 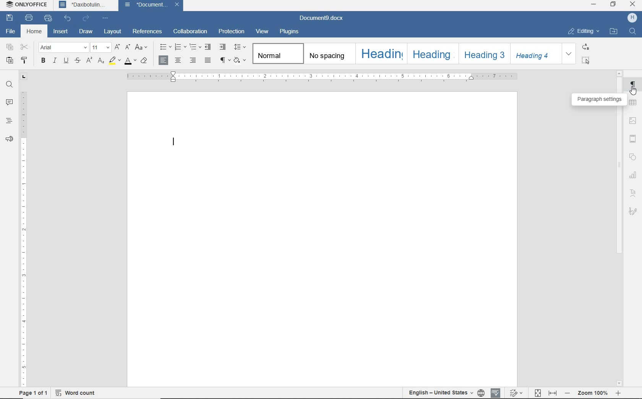 What do you see at coordinates (569, 54) in the screenshot?
I see `EXPAND` at bounding box center [569, 54].